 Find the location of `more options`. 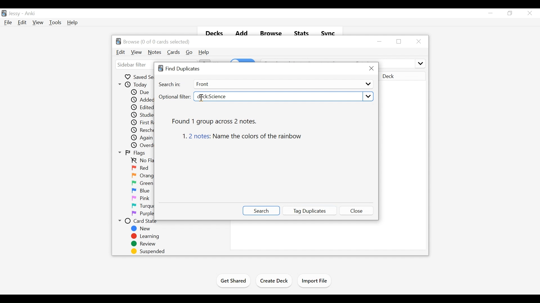

more options is located at coordinates (420, 63).